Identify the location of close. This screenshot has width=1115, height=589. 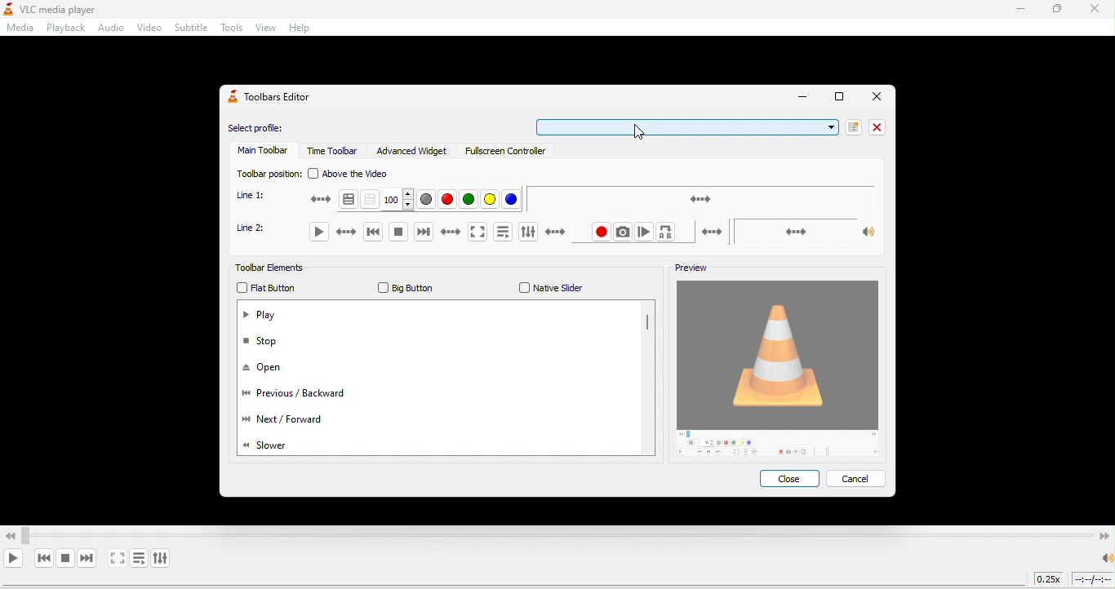
(877, 126).